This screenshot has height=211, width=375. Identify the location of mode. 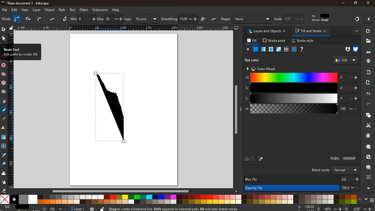
(7, 19).